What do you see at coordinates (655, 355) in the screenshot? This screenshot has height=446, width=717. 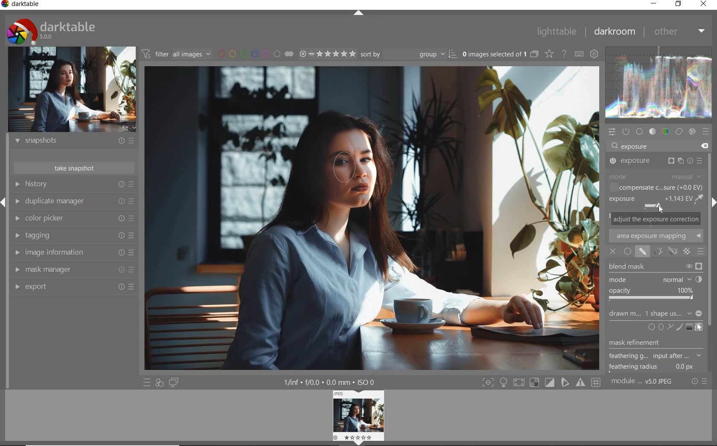 I see `feathering g...input after` at bounding box center [655, 355].